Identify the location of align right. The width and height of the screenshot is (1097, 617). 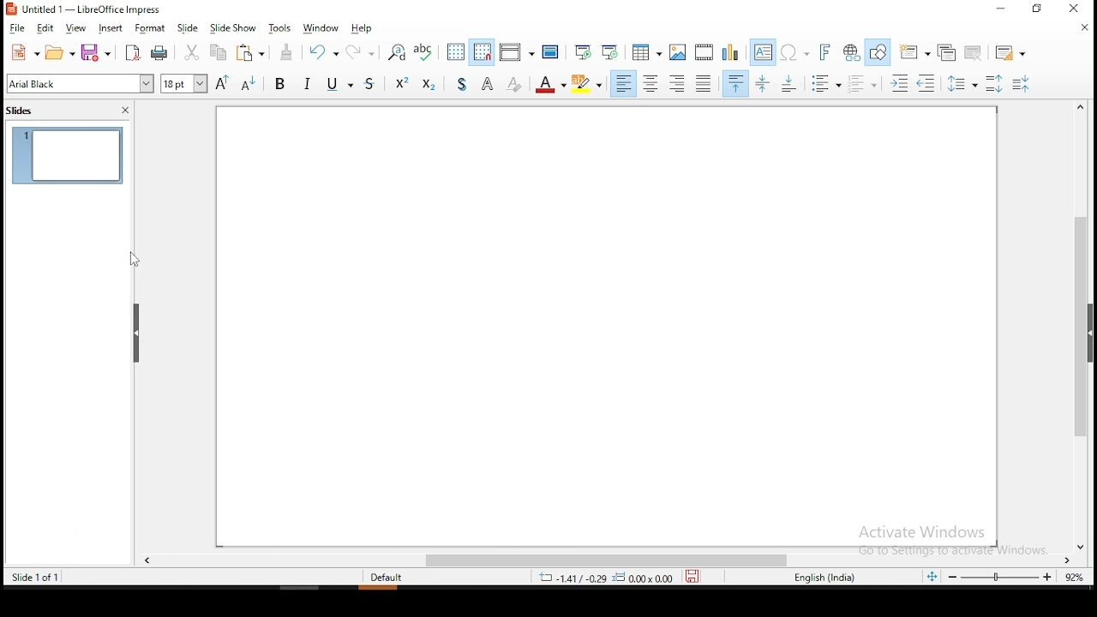
(678, 83).